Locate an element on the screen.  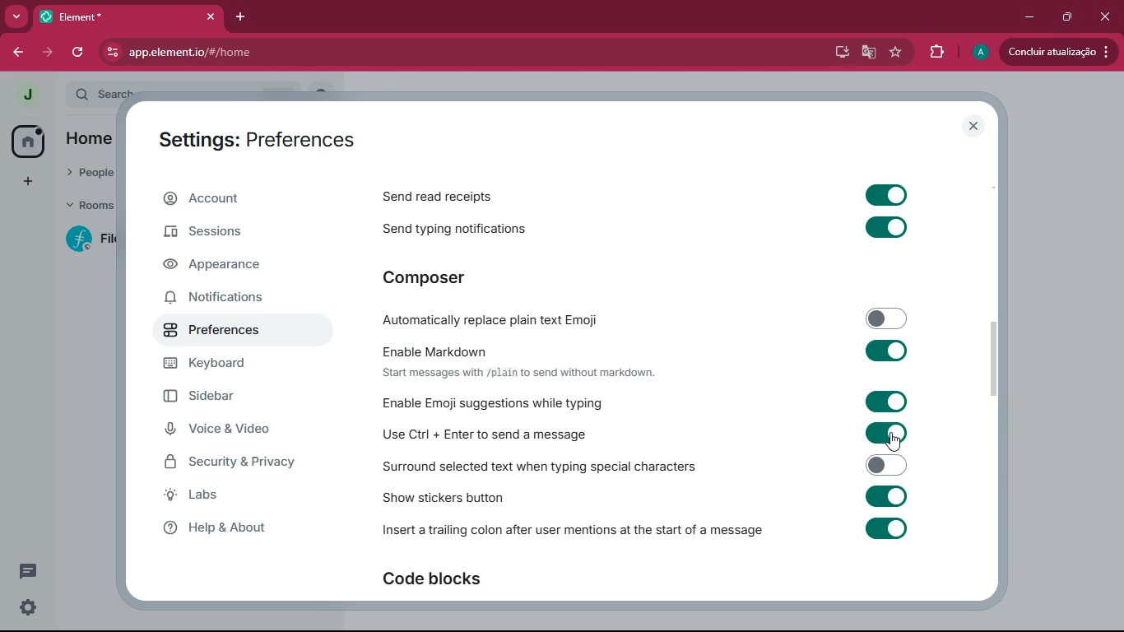
toggle on or off is located at coordinates (883, 317).